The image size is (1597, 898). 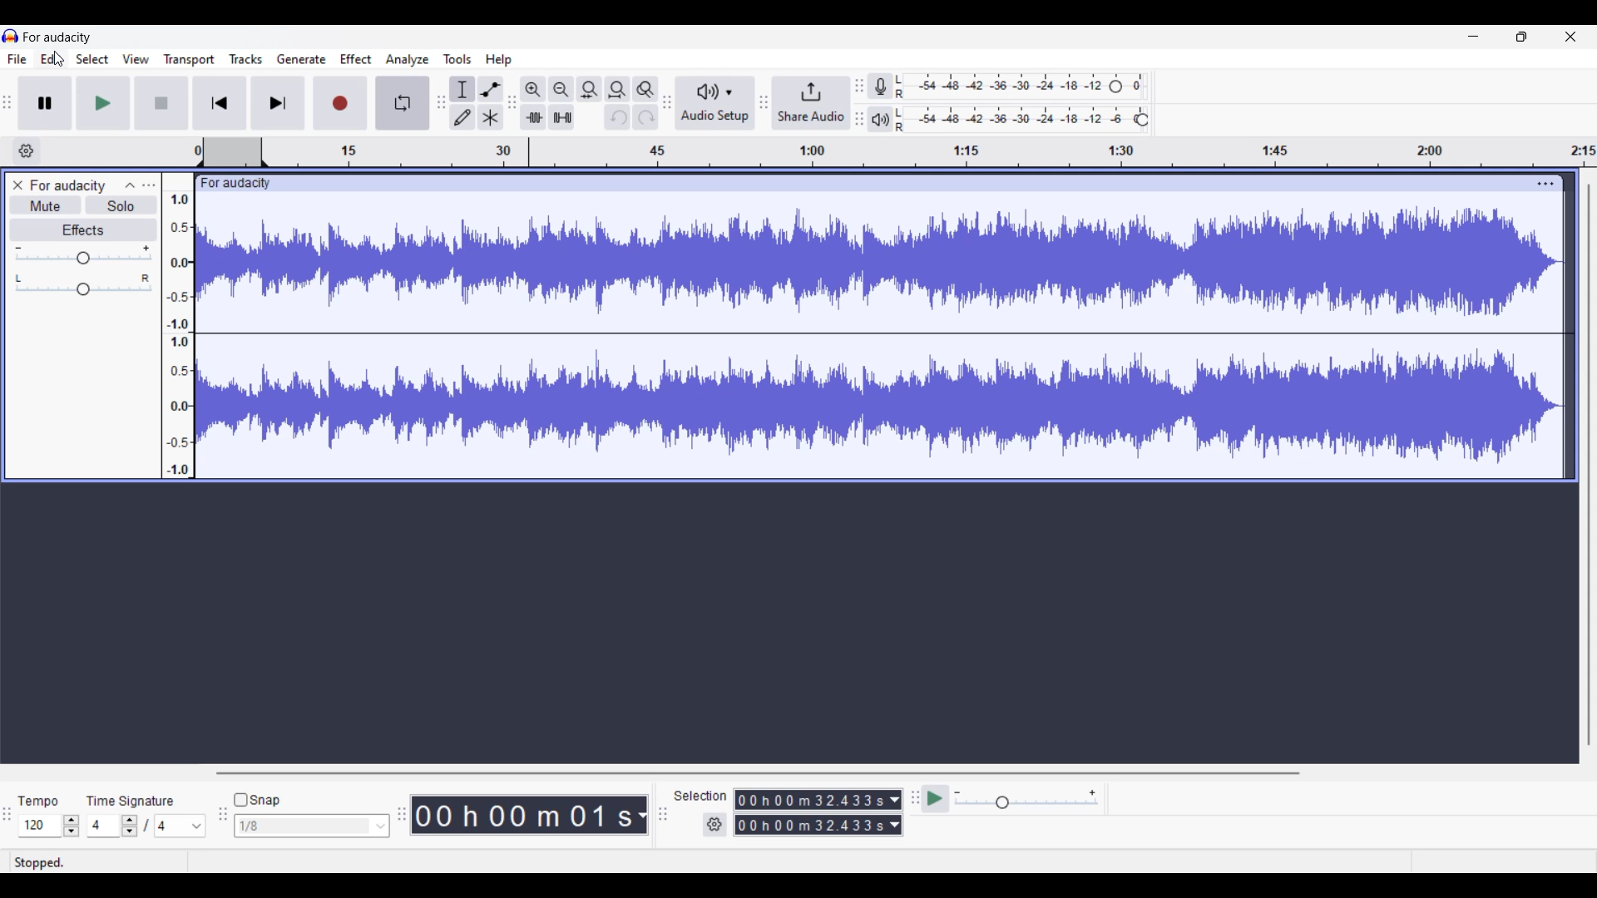 What do you see at coordinates (83, 285) in the screenshot?
I see `Pan scale` at bounding box center [83, 285].